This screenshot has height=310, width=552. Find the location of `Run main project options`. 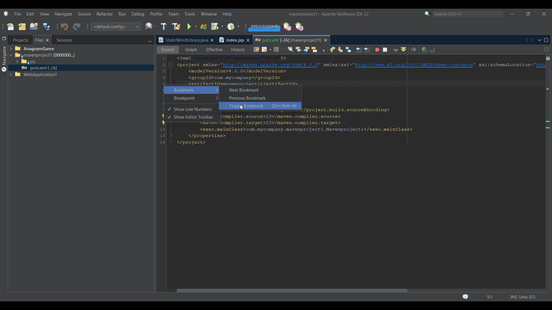

Run main project options is located at coordinates (192, 27).